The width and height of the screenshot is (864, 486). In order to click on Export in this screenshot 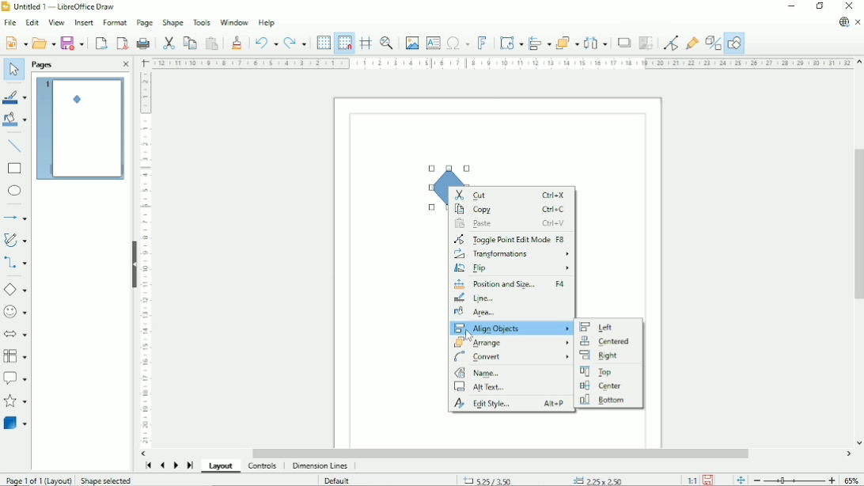, I will do `click(100, 43)`.